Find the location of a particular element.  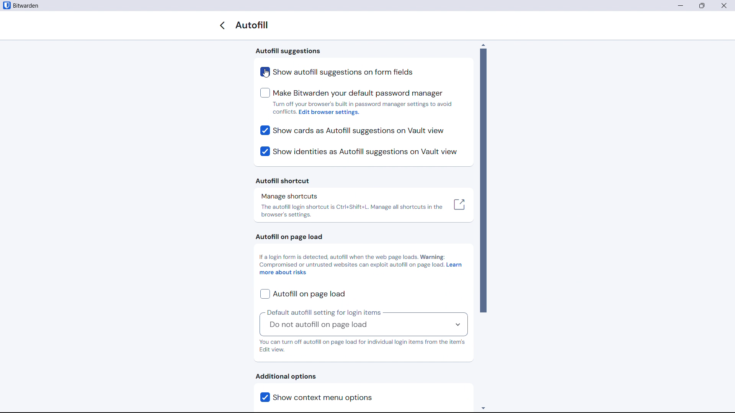

Turn off your browser's built in password manager settings to avoid is located at coordinates (364, 104).